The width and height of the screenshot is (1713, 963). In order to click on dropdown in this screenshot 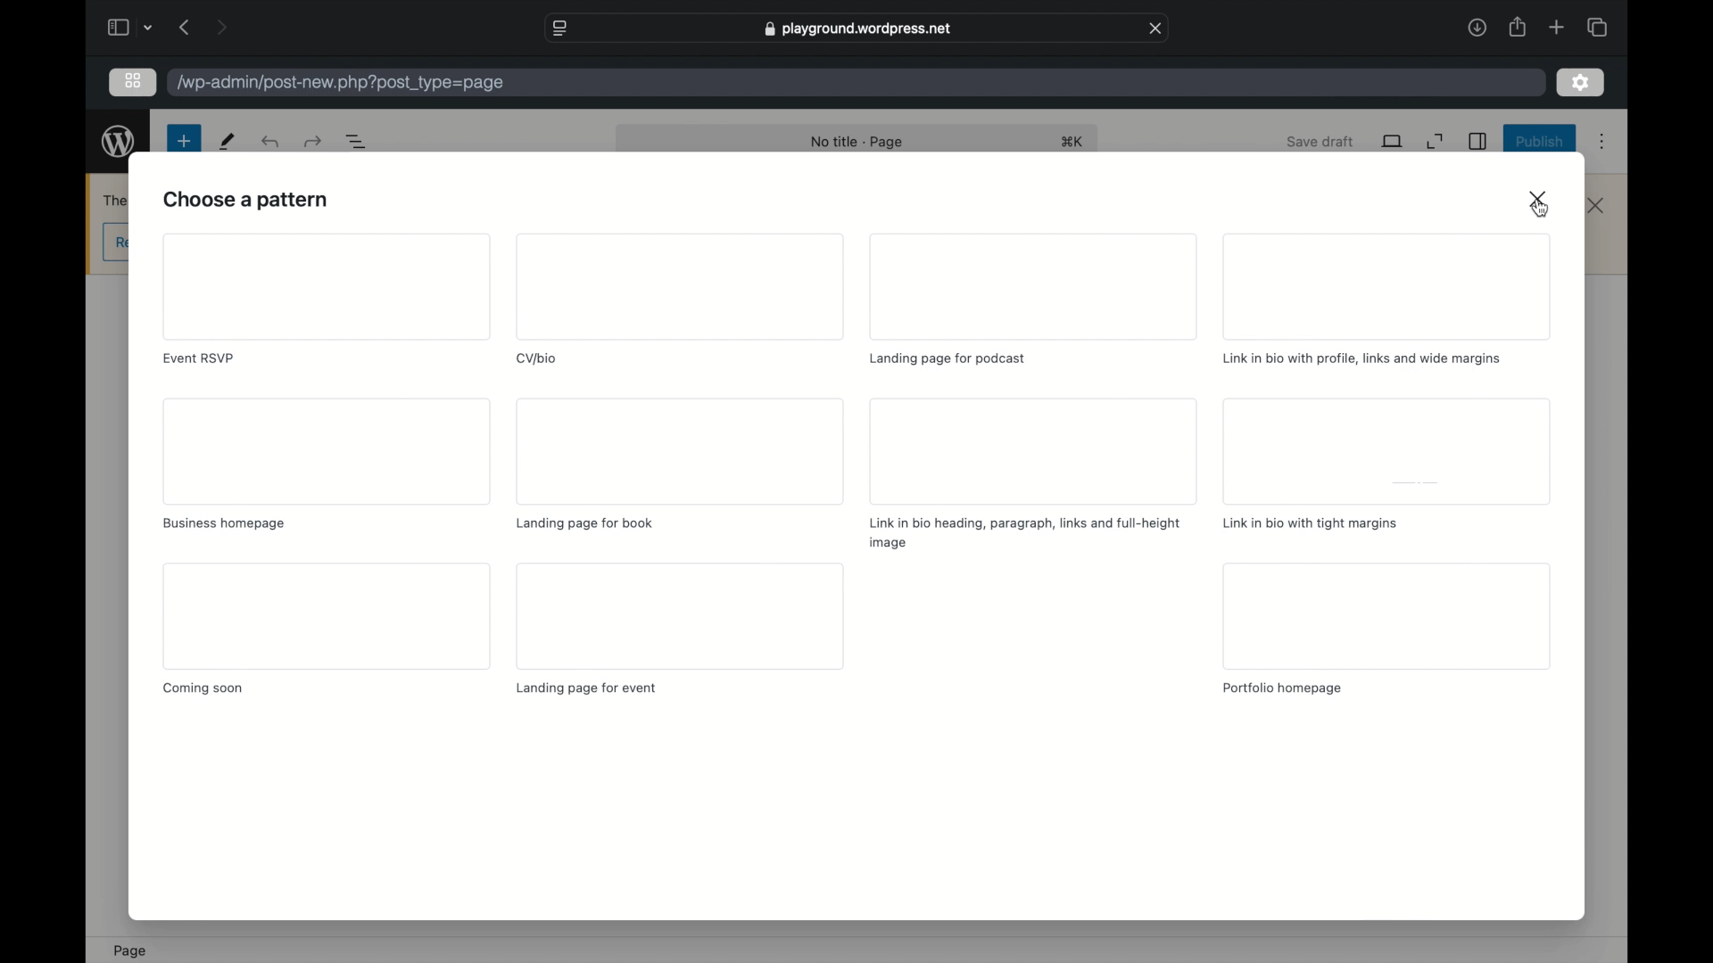, I will do `click(149, 28)`.